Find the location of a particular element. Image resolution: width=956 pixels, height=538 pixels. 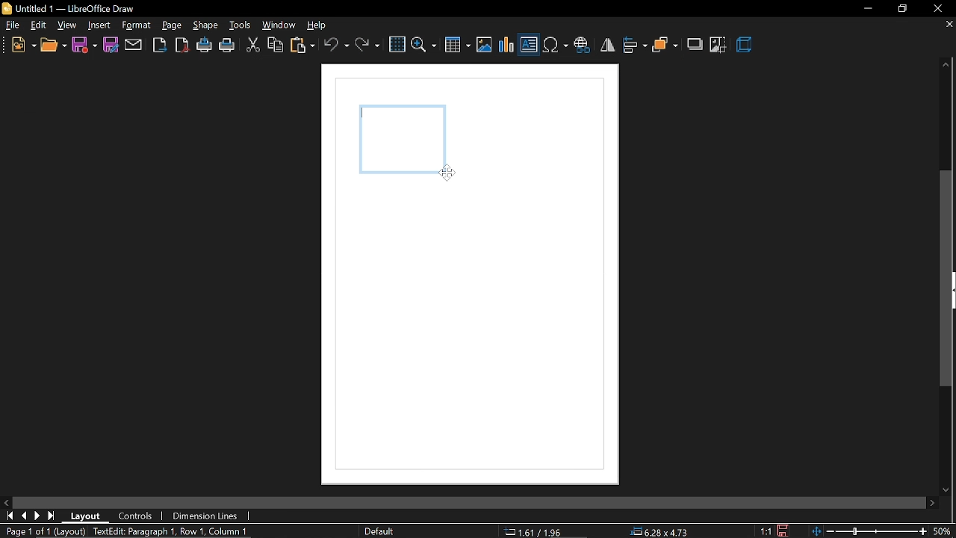

page is located at coordinates (172, 25).